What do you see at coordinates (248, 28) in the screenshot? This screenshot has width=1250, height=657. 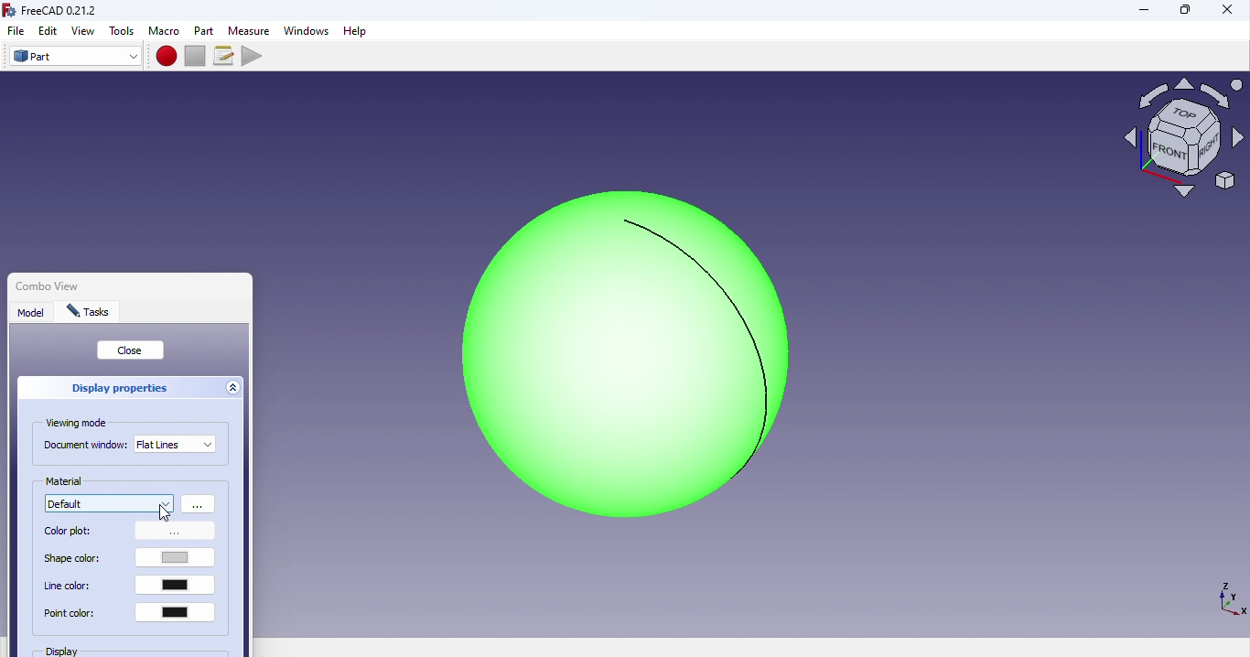 I see `Measure` at bounding box center [248, 28].